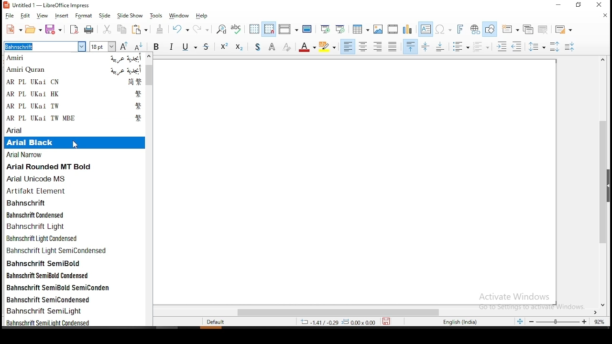 This screenshot has height=344, width=612. Describe the element at coordinates (182, 30) in the screenshot. I see `undo` at that location.